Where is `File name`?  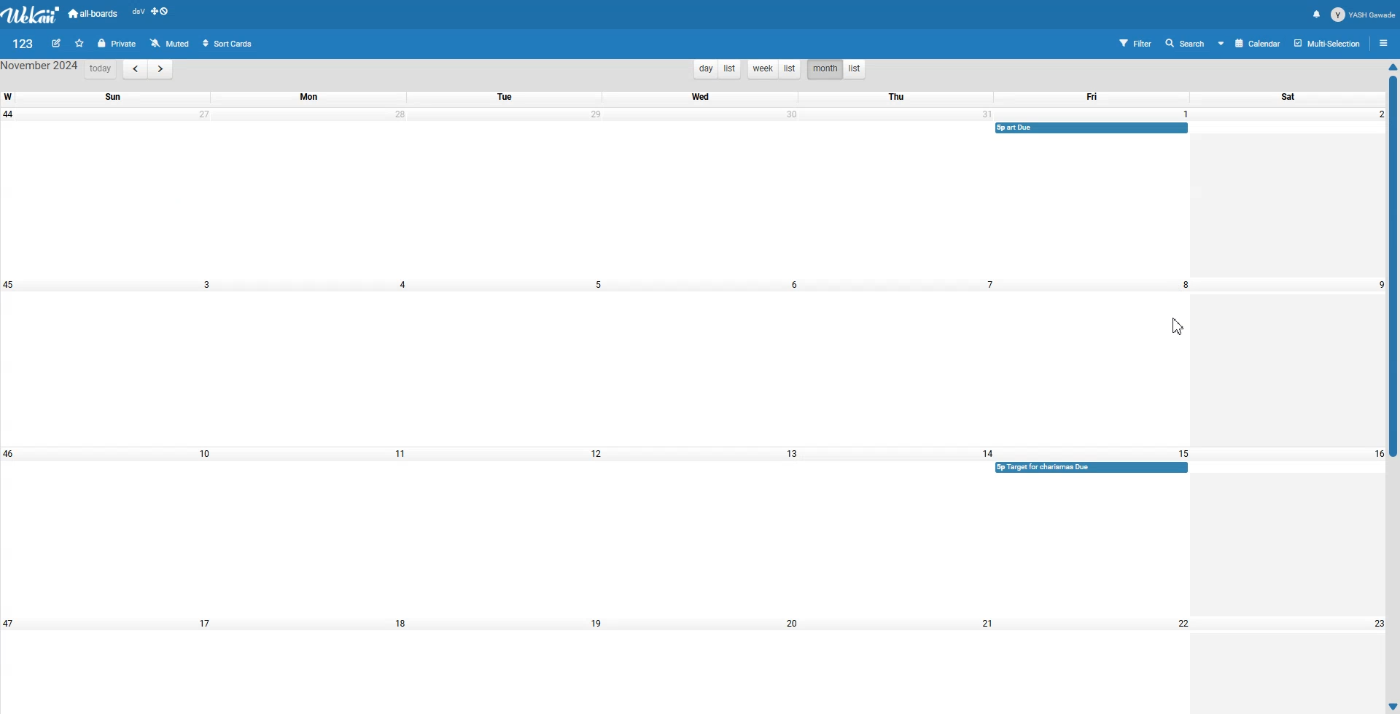 File name is located at coordinates (23, 43).